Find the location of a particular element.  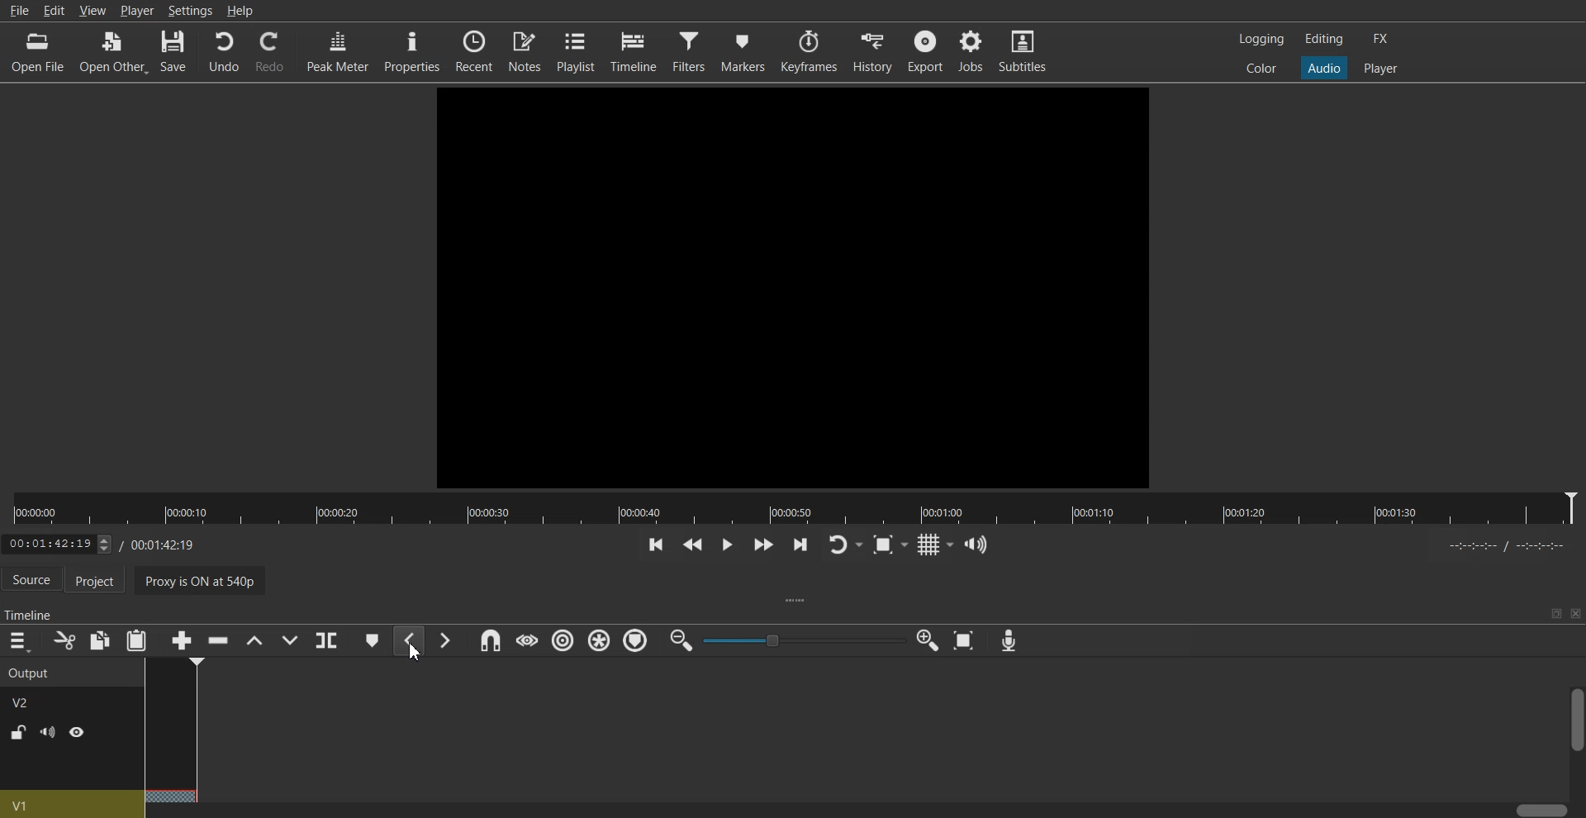

Snap is located at coordinates (487, 640).